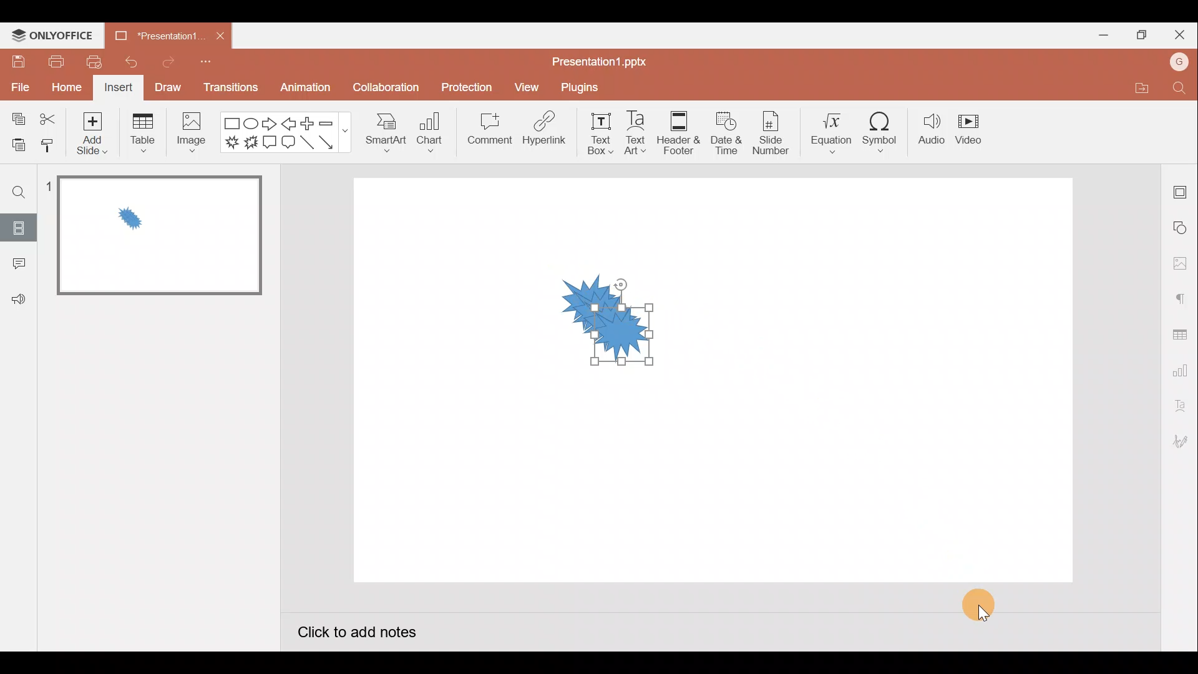  What do you see at coordinates (93, 62) in the screenshot?
I see `Quick print` at bounding box center [93, 62].